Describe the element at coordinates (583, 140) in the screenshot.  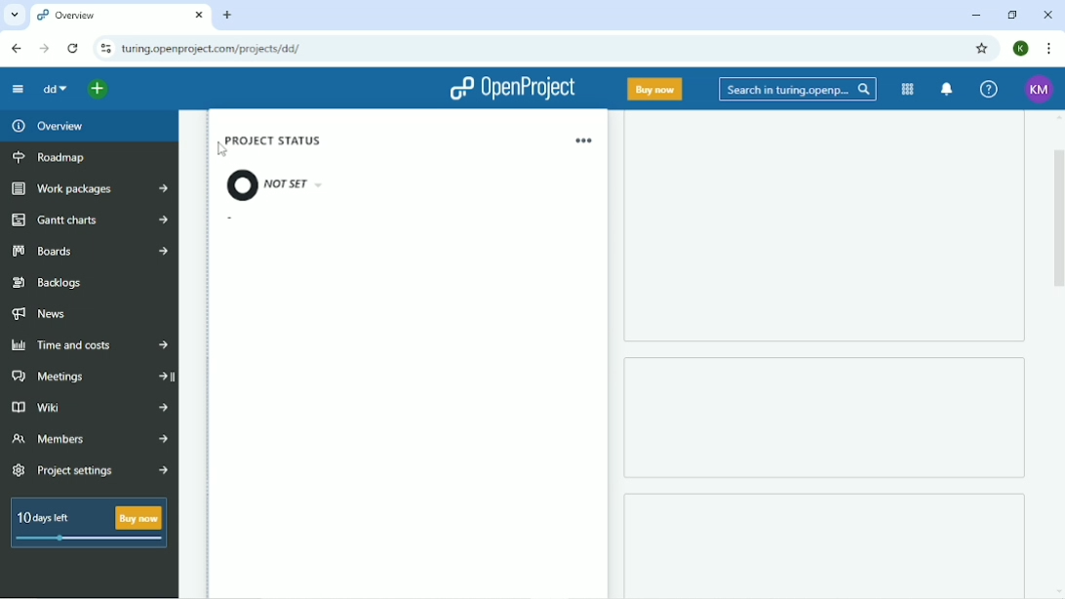
I see `Remove widget` at that location.